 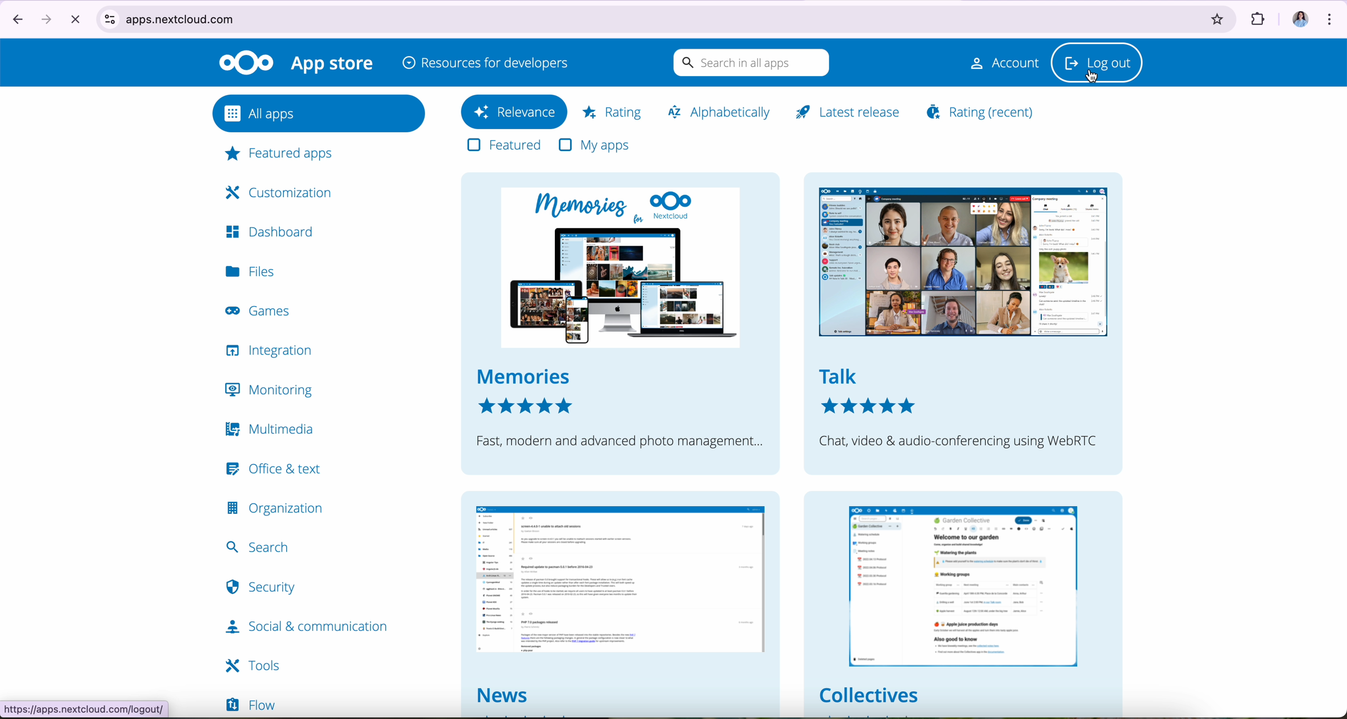 What do you see at coordinates (270, 350) in the screenshot?
I see `integration` at bounding box center [270, 350].